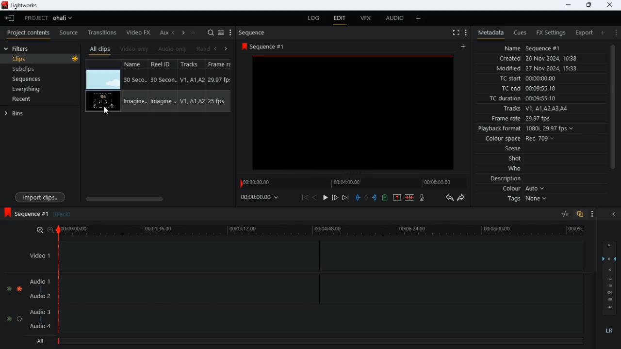  Describe the element at coordinates (316, 198) in the screenshot. I see `back` at that location.